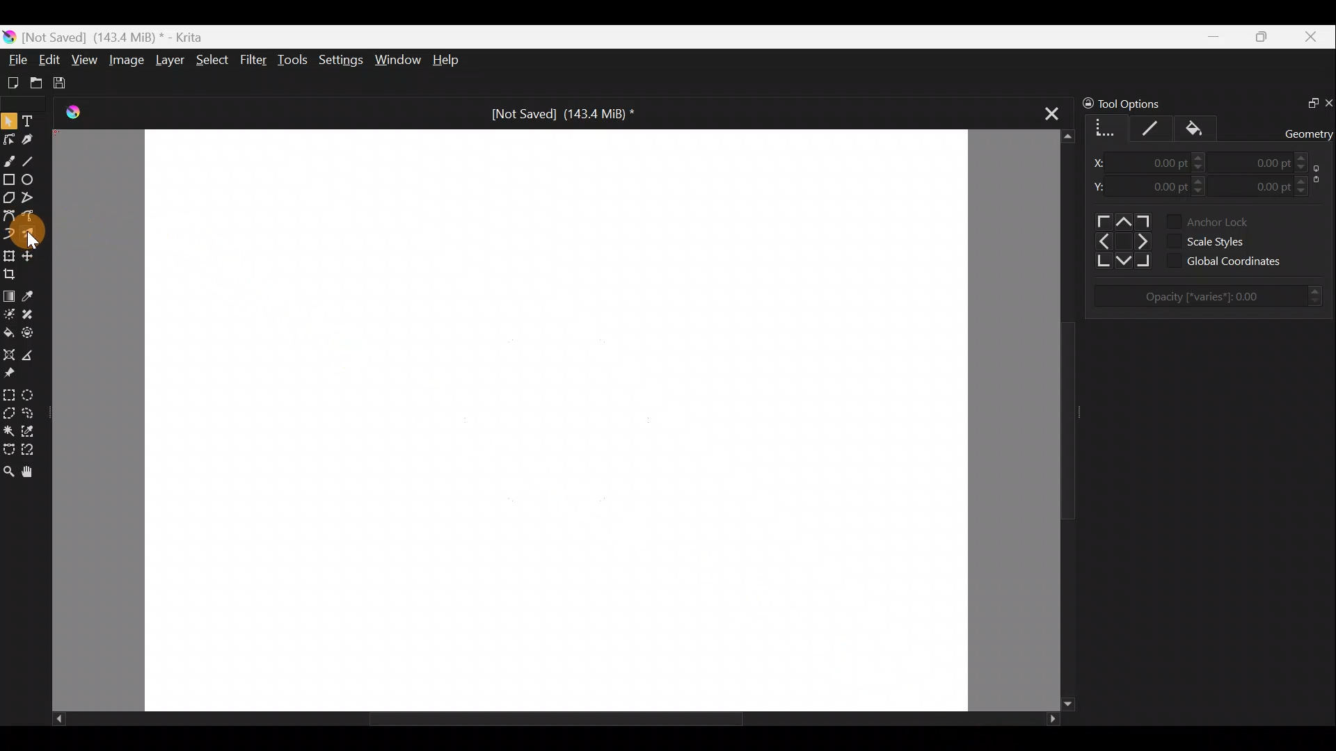  I want to click on Smart patch tool, so click(29, 314).